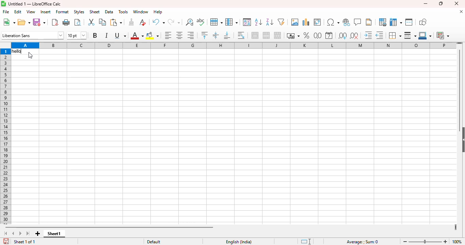 The height and width of the screenshot is (245, 465). I want to click on minimize, so click(426, 3).